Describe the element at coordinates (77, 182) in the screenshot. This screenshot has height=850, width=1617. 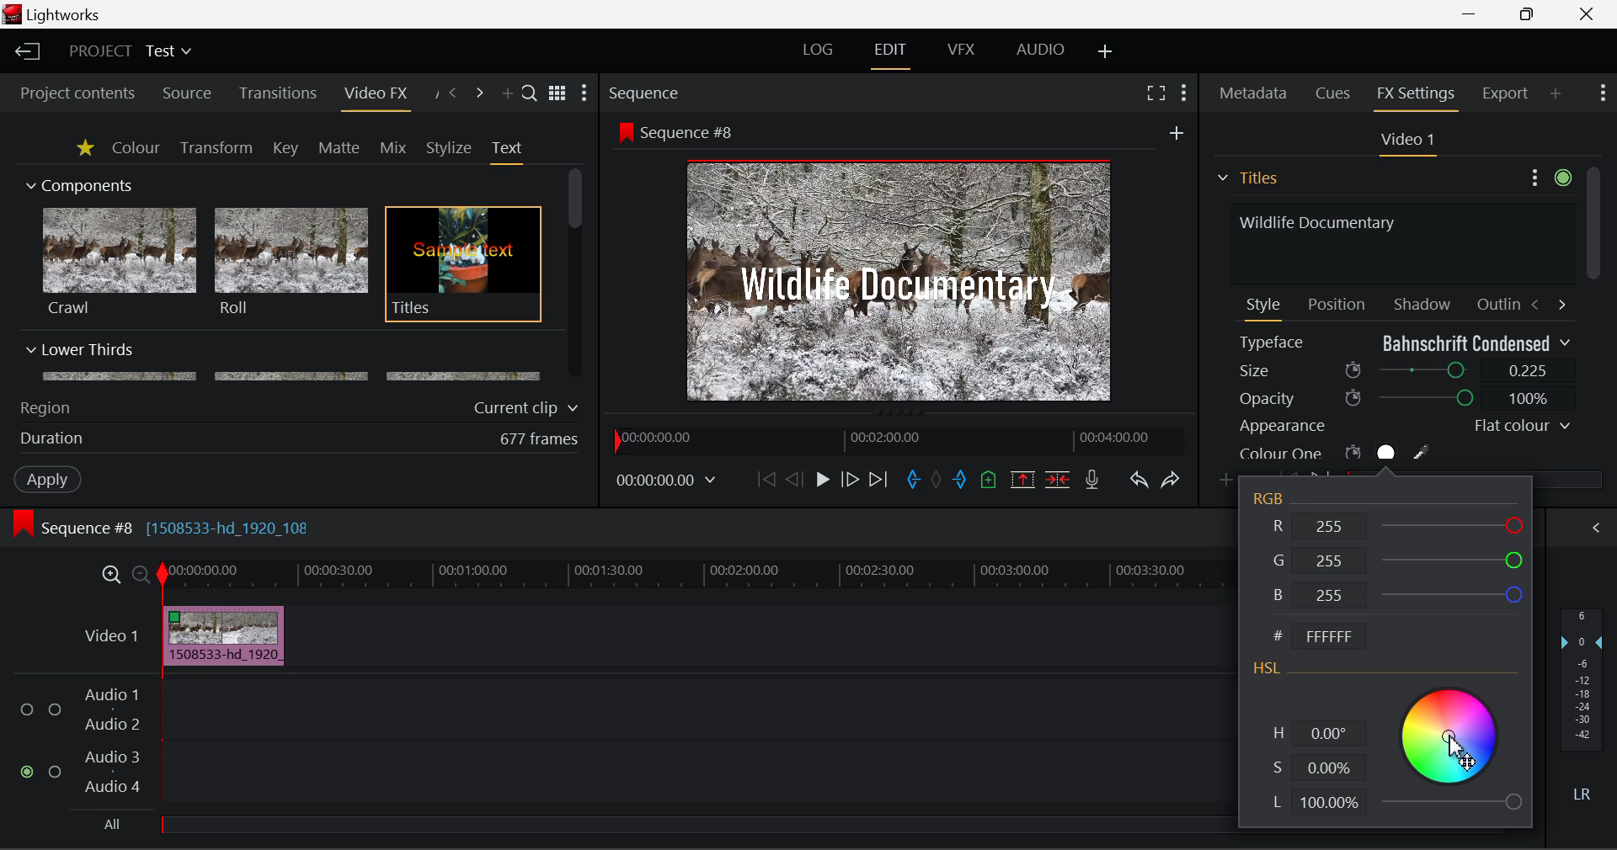
I see `Components Section` at that location.